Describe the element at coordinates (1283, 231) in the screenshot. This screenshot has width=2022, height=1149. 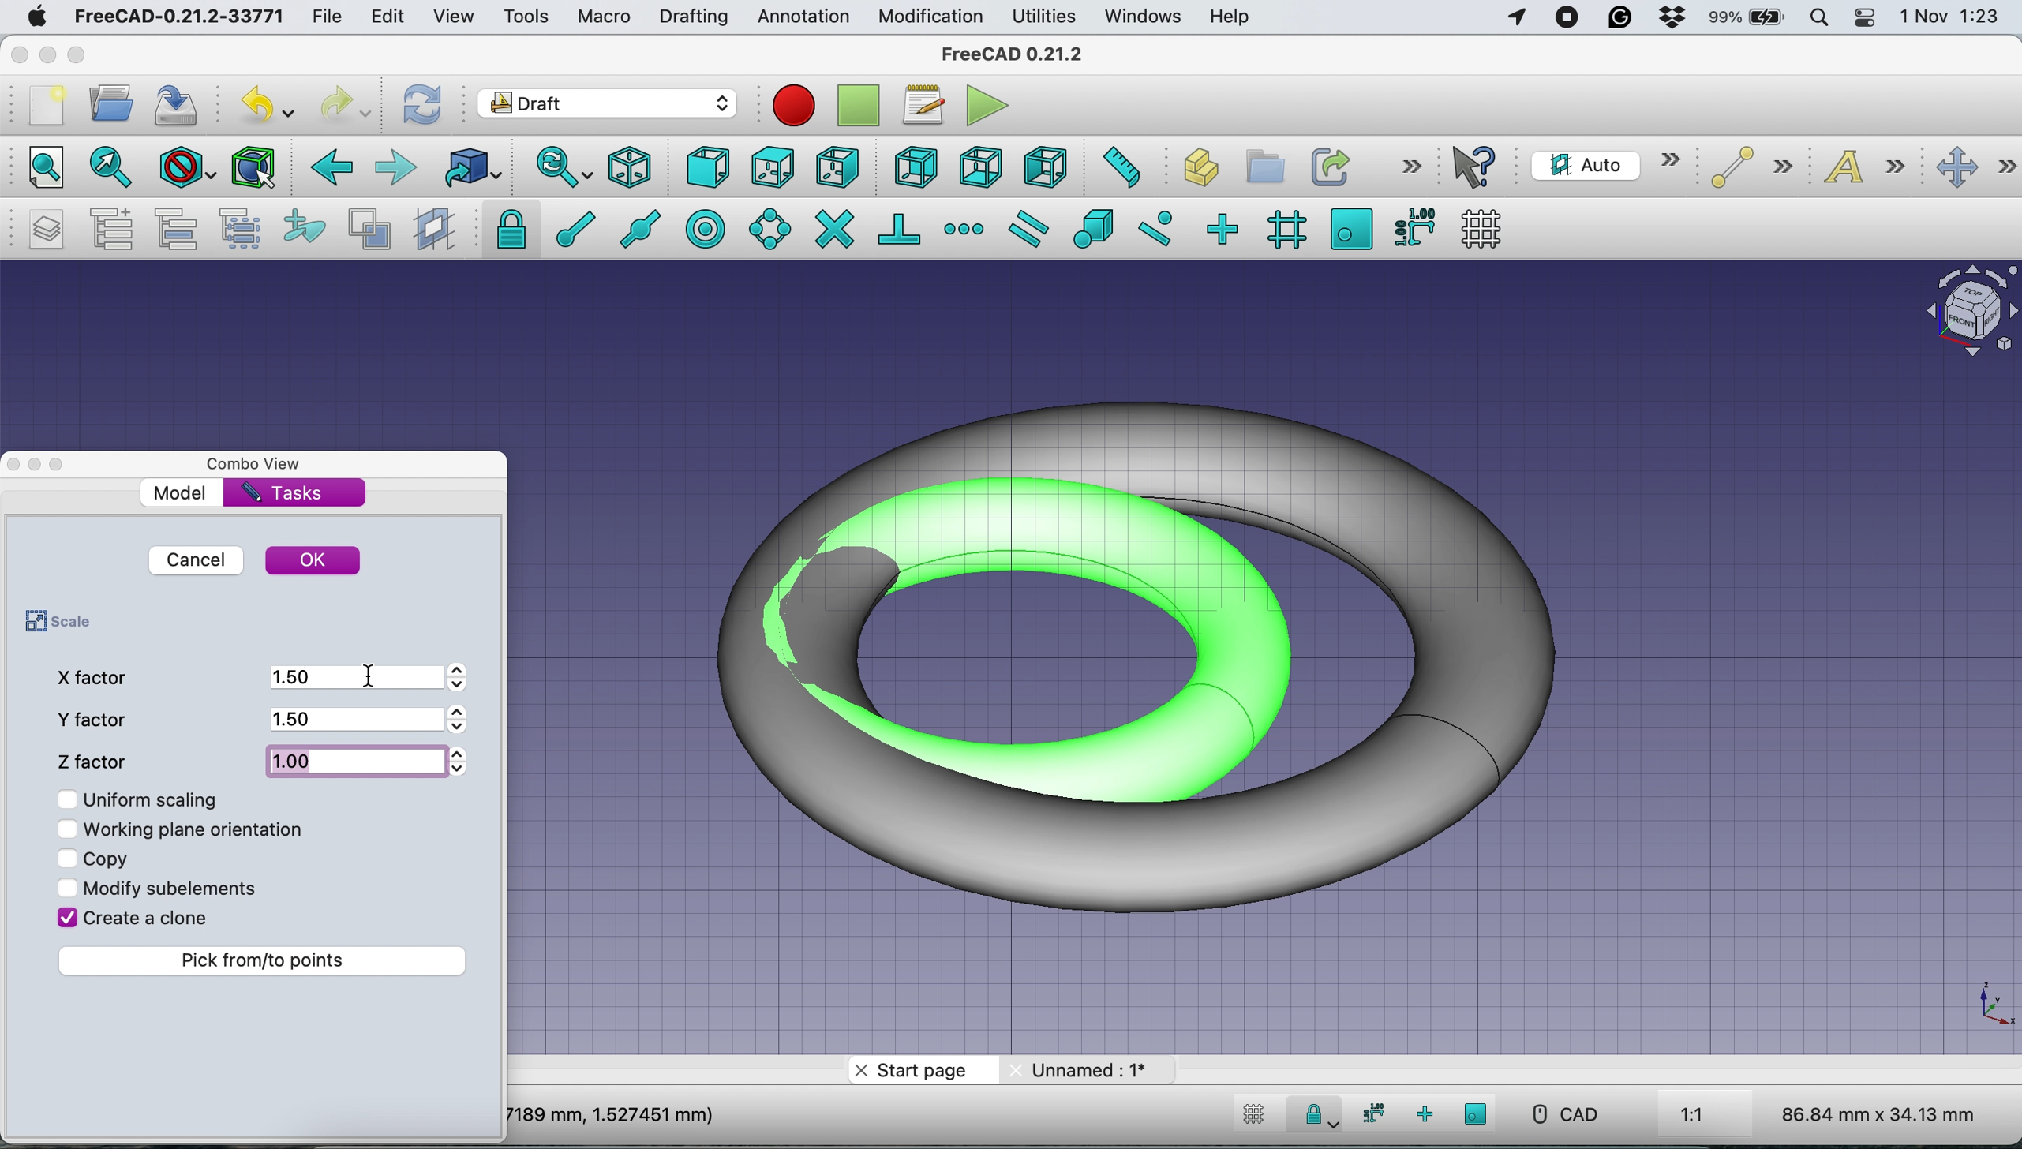
I see `snap grid` at that location.